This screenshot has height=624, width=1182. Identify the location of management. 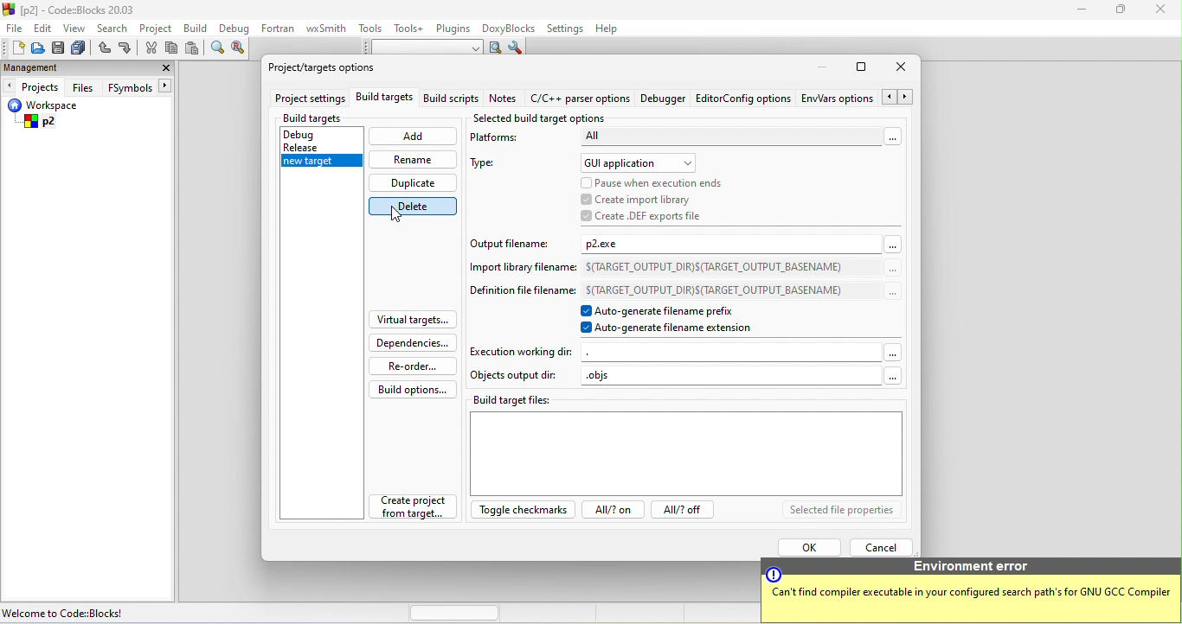
(31, 67).